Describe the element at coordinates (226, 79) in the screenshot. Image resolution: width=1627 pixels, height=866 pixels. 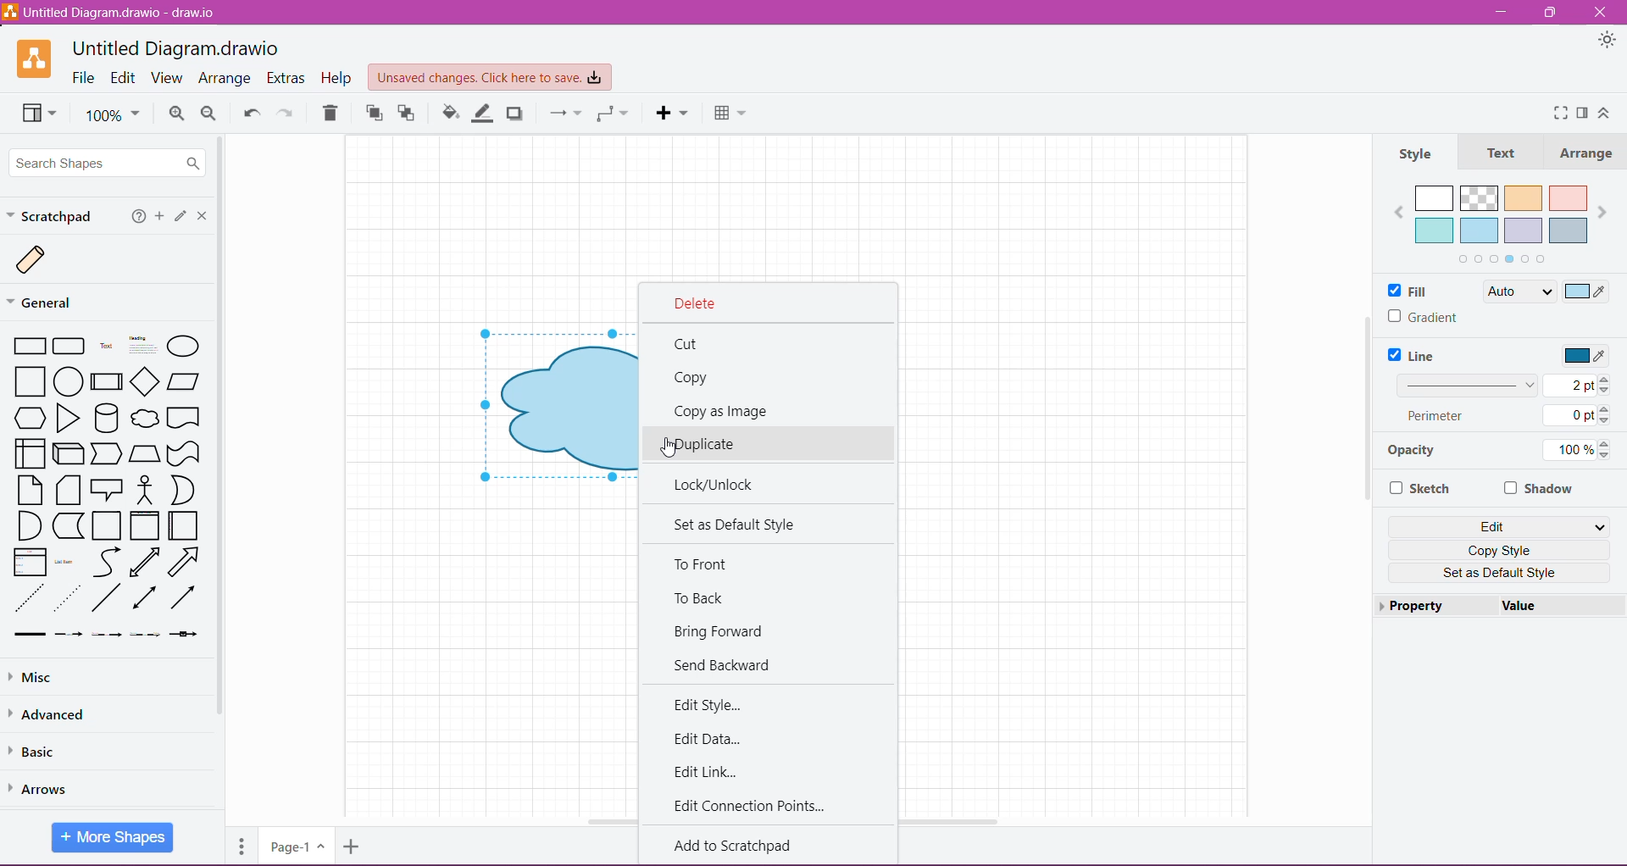
I see `Arrange` at that location.